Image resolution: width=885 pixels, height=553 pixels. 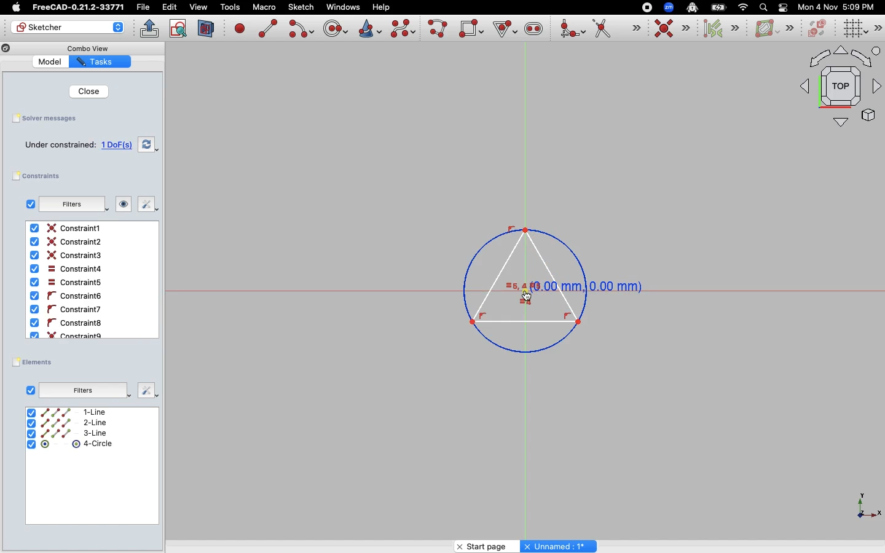 I want to click on Tasks, so click(x=101, y=62).